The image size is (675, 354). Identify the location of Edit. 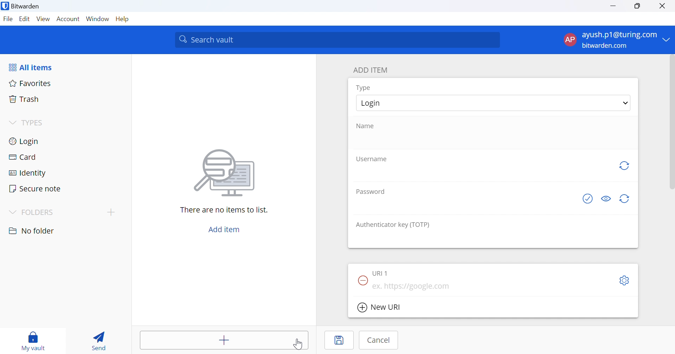
(24, 19).